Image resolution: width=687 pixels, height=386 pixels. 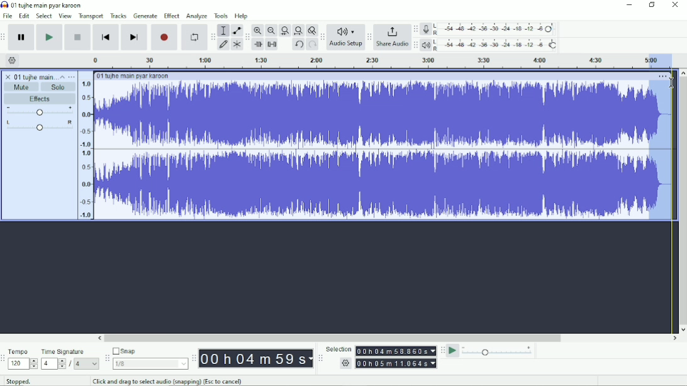 What do you see at coordinates (237, 31) in the screenshot?
I see `Envelope tool` at bounding box center [237, 31].